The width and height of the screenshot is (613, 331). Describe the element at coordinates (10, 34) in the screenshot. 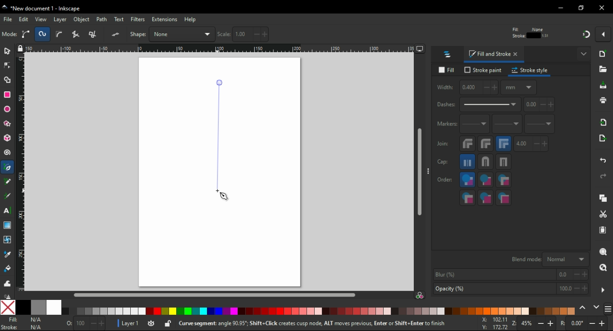

I see `select all` at that location.